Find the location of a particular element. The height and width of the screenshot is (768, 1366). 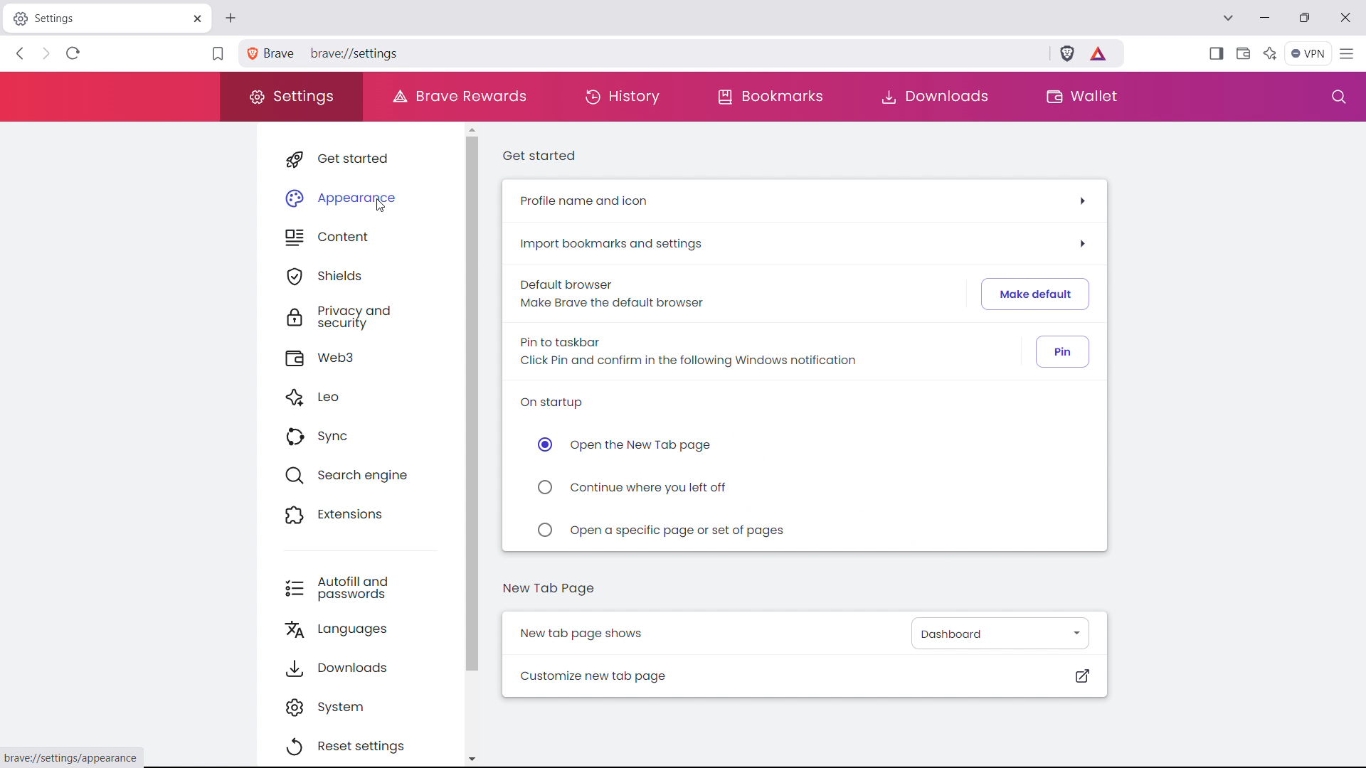

privacy and security is located at coordinates (364, 315).